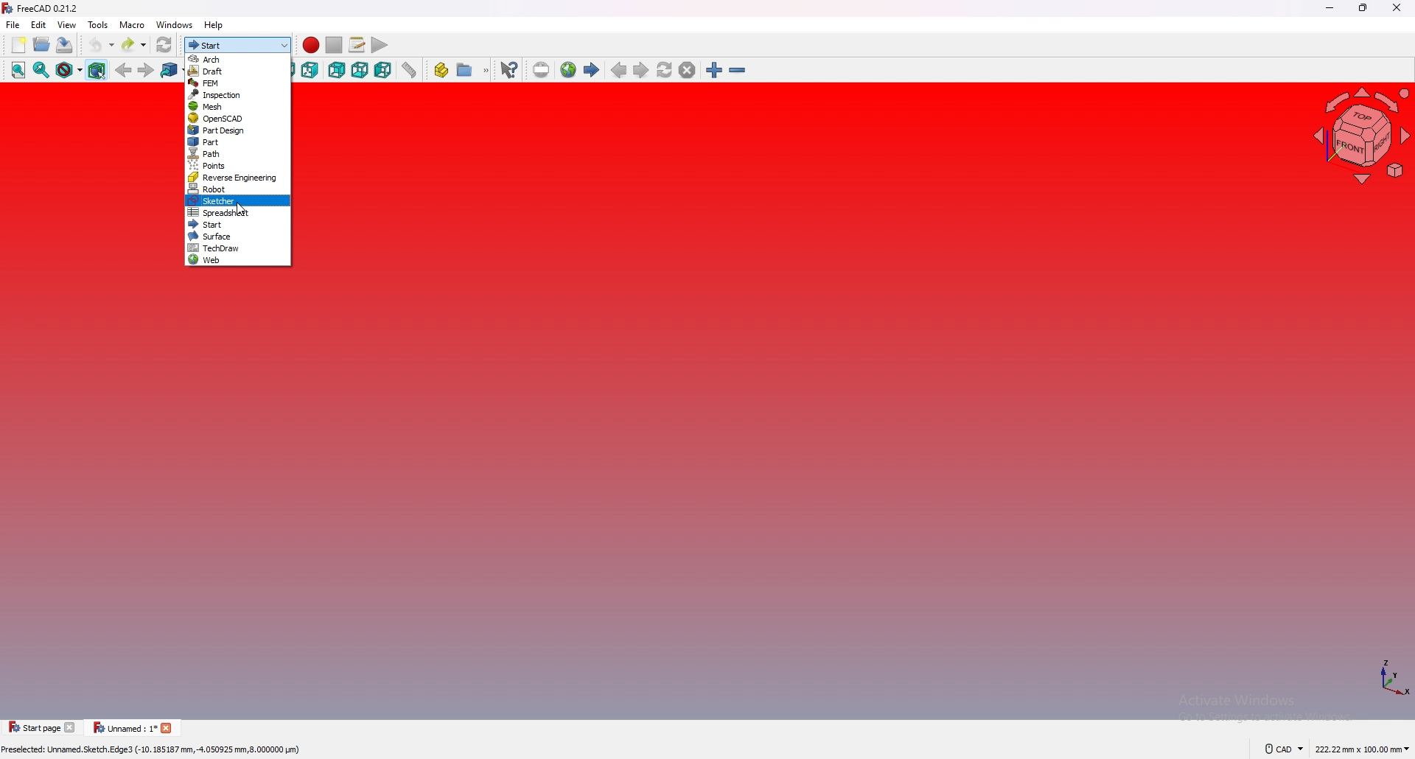  I want to click on redo, so click(135, 44).